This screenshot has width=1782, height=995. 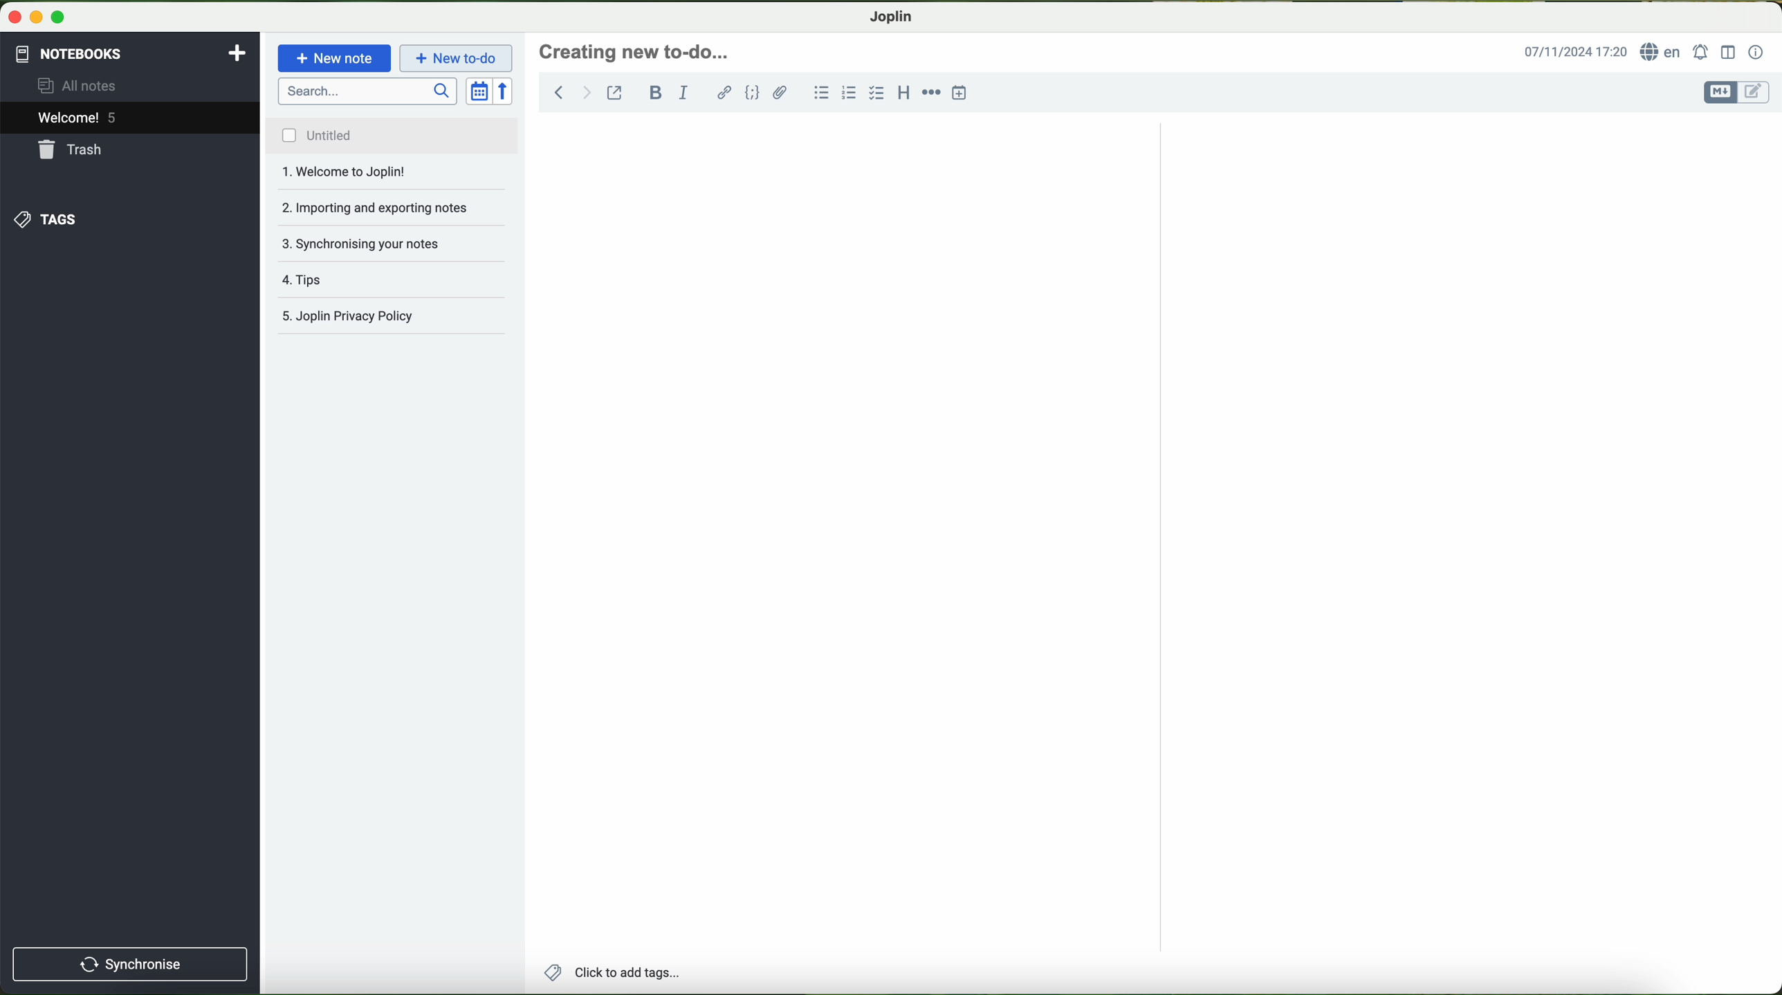 What do you see at coordinates (905, 92) in the screenshot?
I see `heading` at bounding box center [905, 92].